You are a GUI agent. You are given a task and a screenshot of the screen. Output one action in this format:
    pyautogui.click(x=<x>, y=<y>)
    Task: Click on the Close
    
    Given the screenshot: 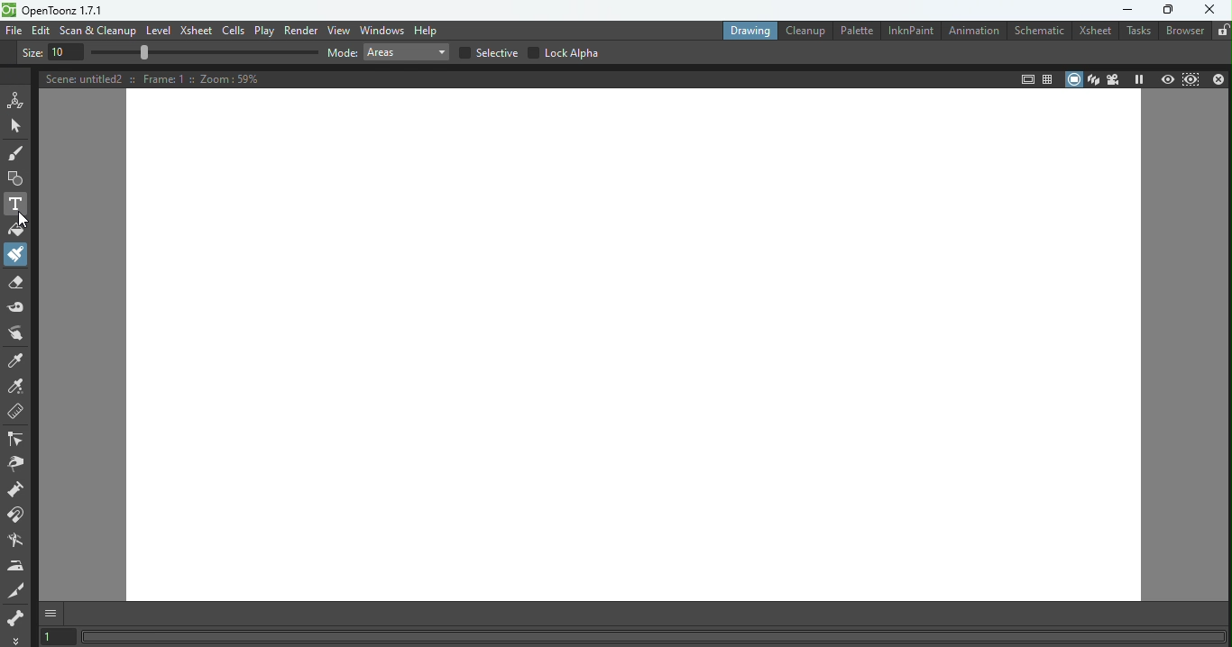 What is the action you would take?
    pyautogui.click(x=1210, y=13)
    